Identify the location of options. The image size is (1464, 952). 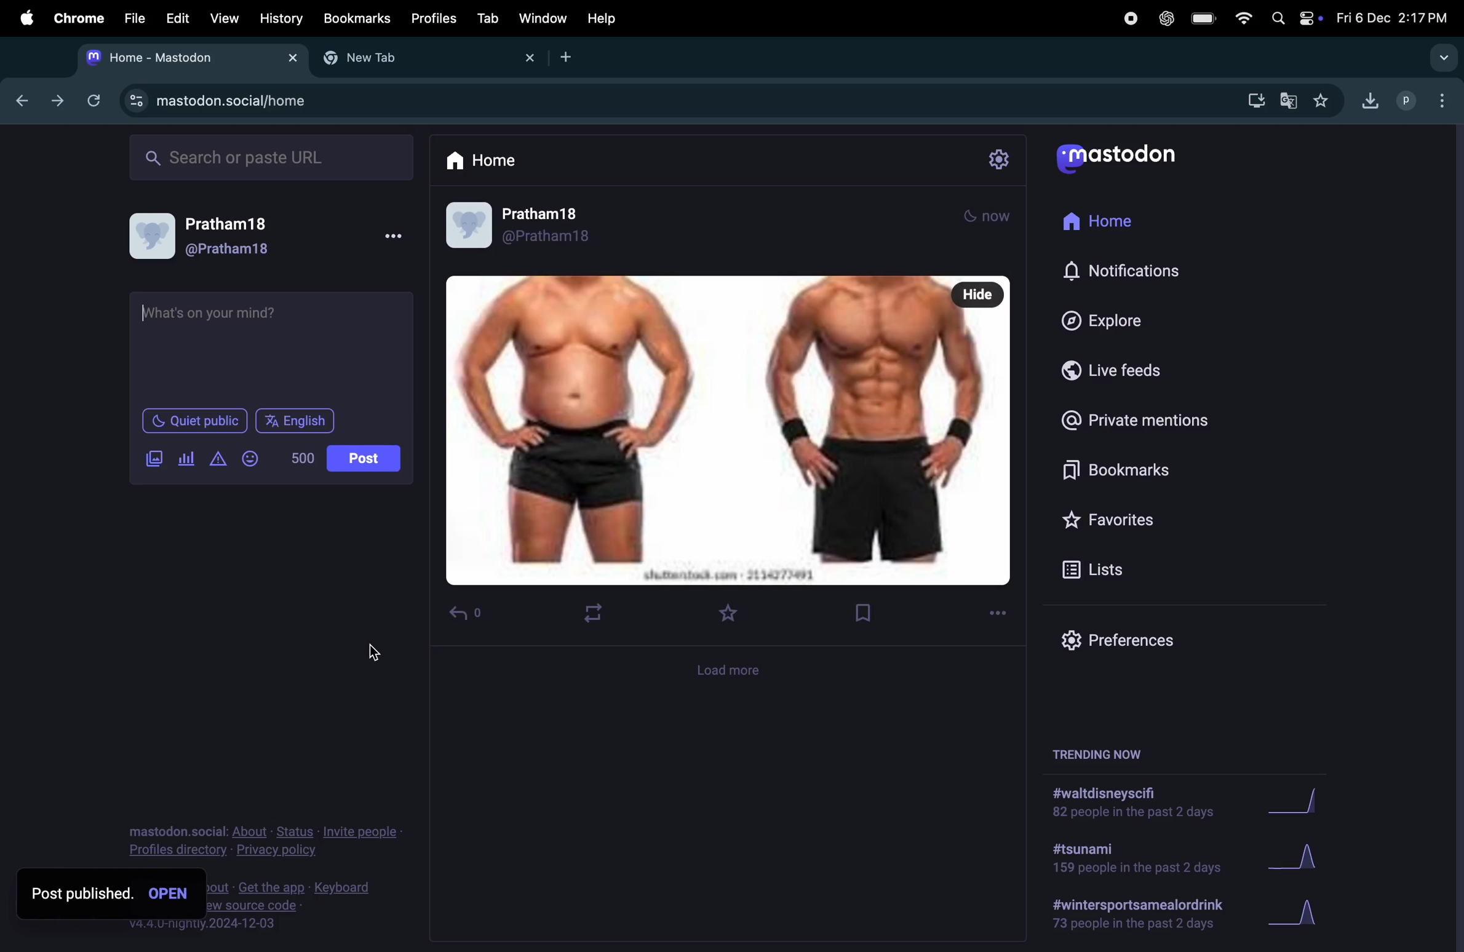
(396, 236).